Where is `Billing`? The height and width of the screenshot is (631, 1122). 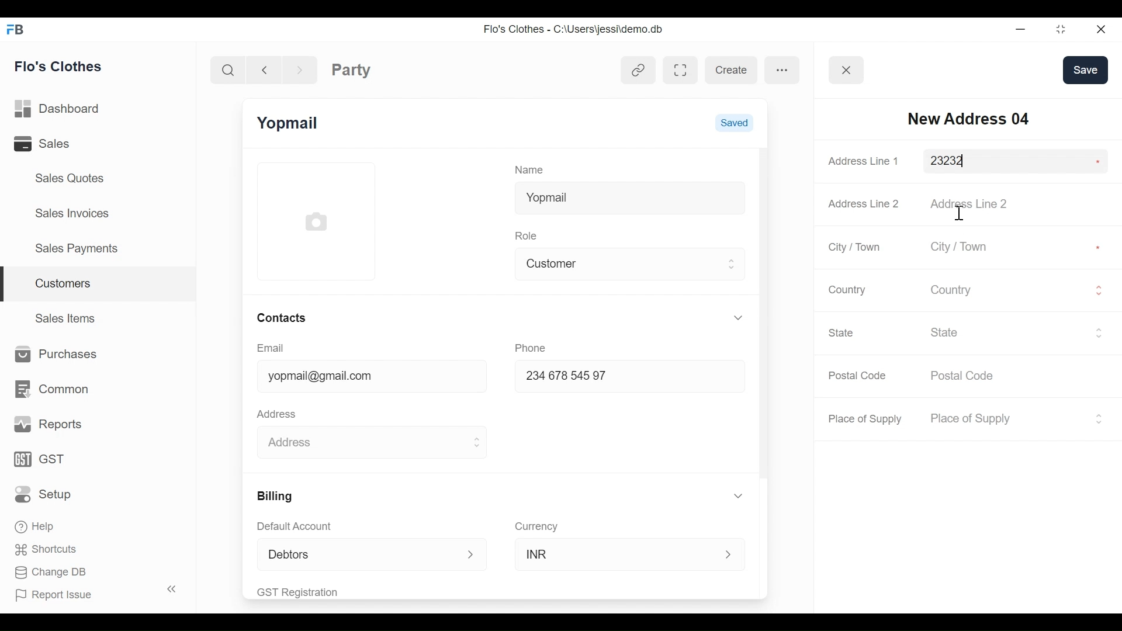
Billing is located at coordinates (273, 496).